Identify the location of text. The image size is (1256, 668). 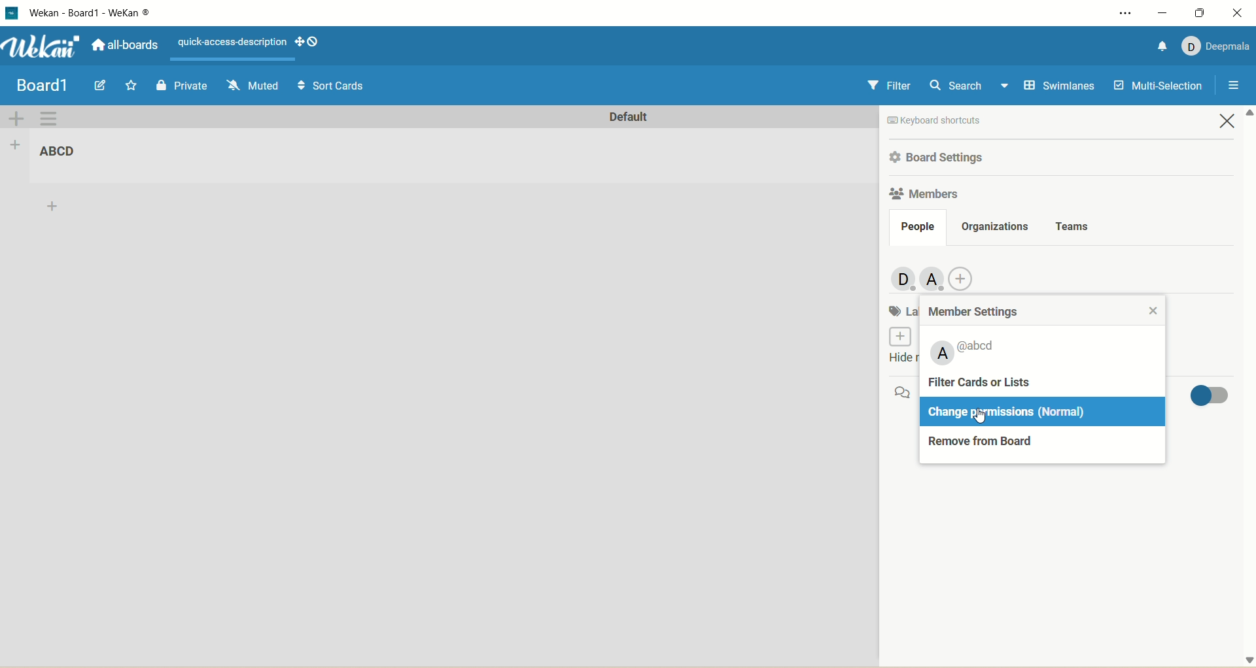
(229, 41).